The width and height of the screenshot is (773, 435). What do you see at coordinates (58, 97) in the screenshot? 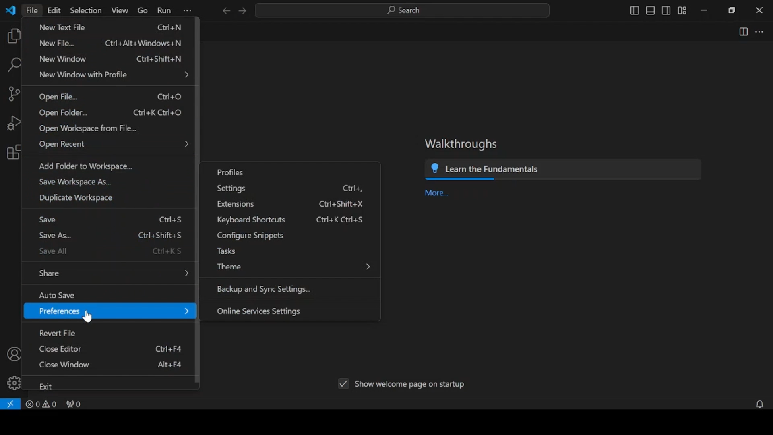
I see `open file` at bounding box center [58, 97].